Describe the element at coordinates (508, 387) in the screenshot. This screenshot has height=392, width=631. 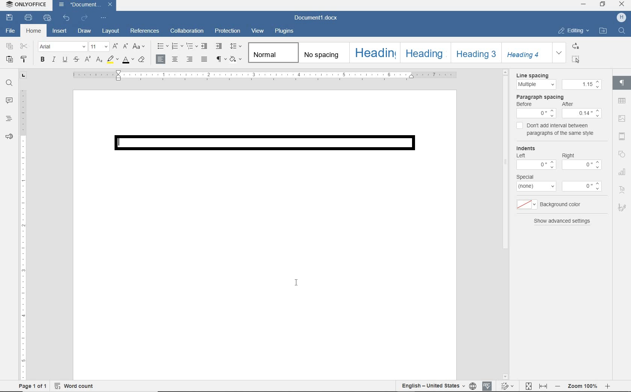
I see `Track changes` at that location.